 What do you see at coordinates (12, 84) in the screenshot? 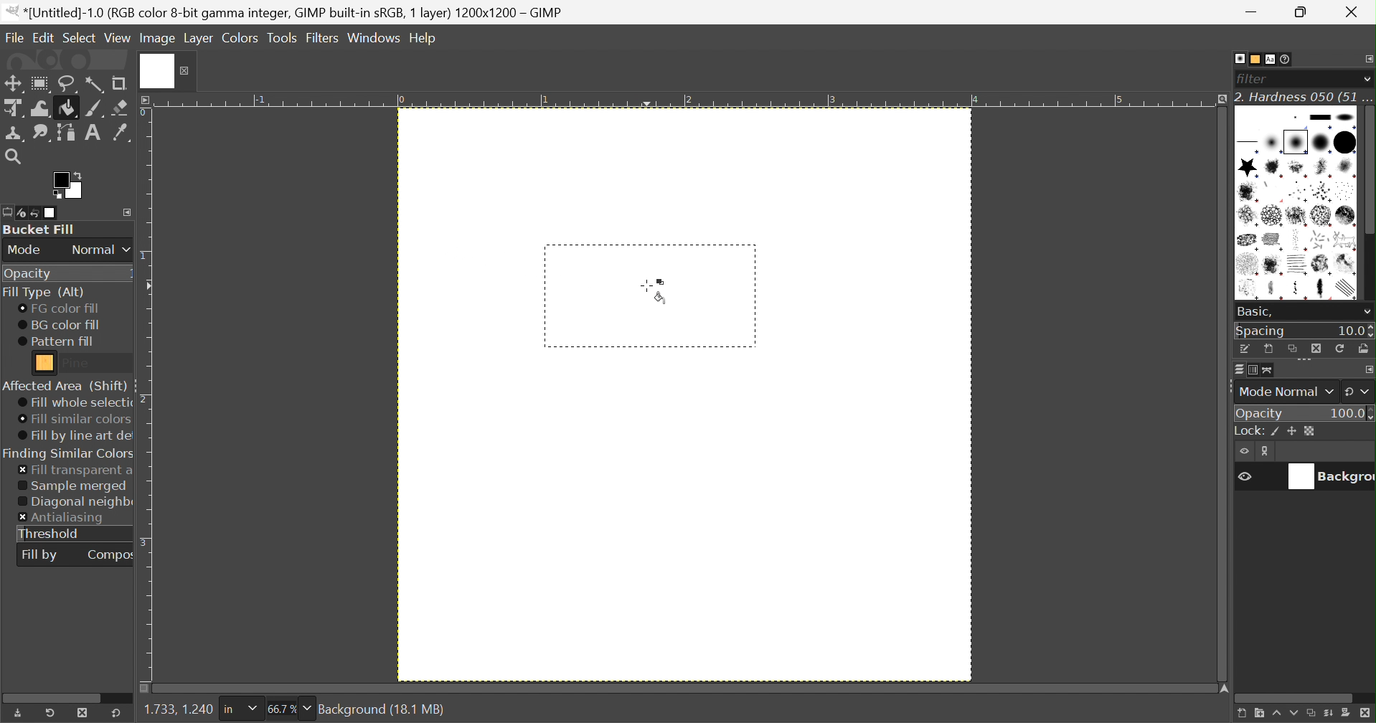
I see `Move Tool` at bounding box center [12, 84].